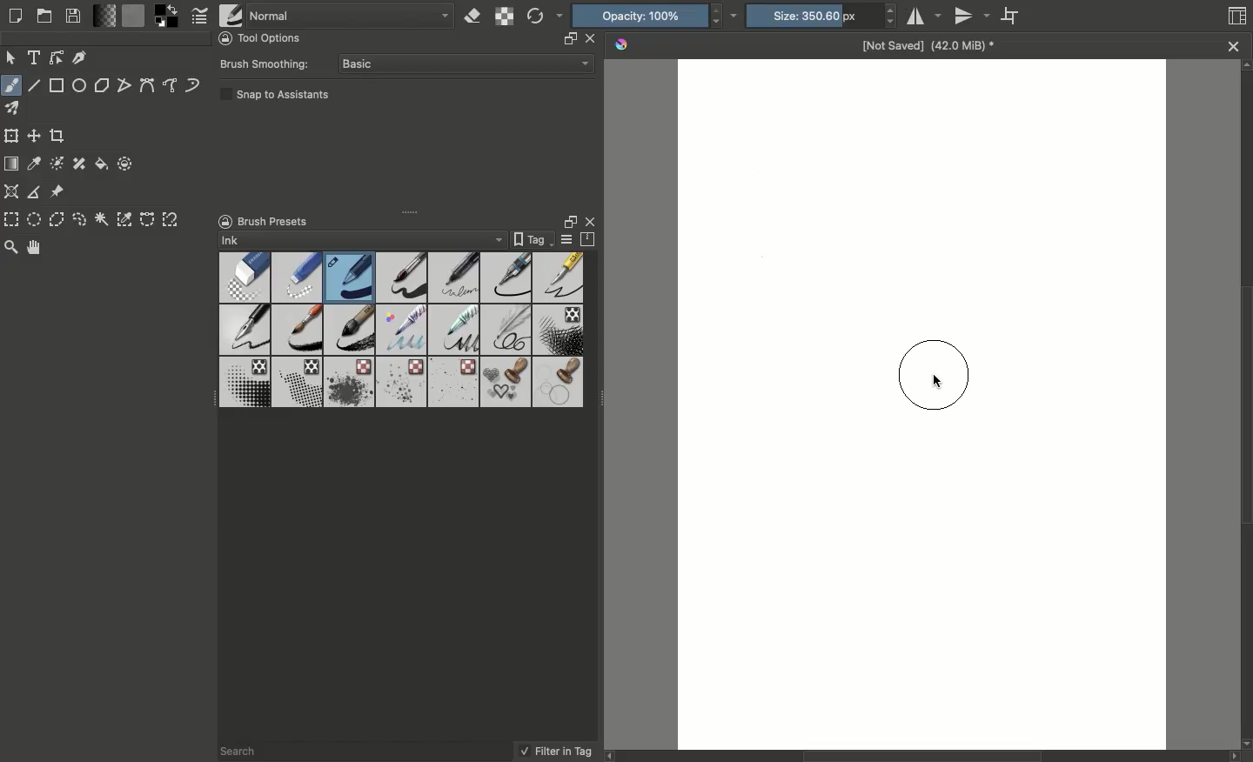 The height and width of the screenshot is (762, 1253). What do you see at coordinates (14, 17) in the screenshot?
I see `Create` at bounding box center [14, 17].